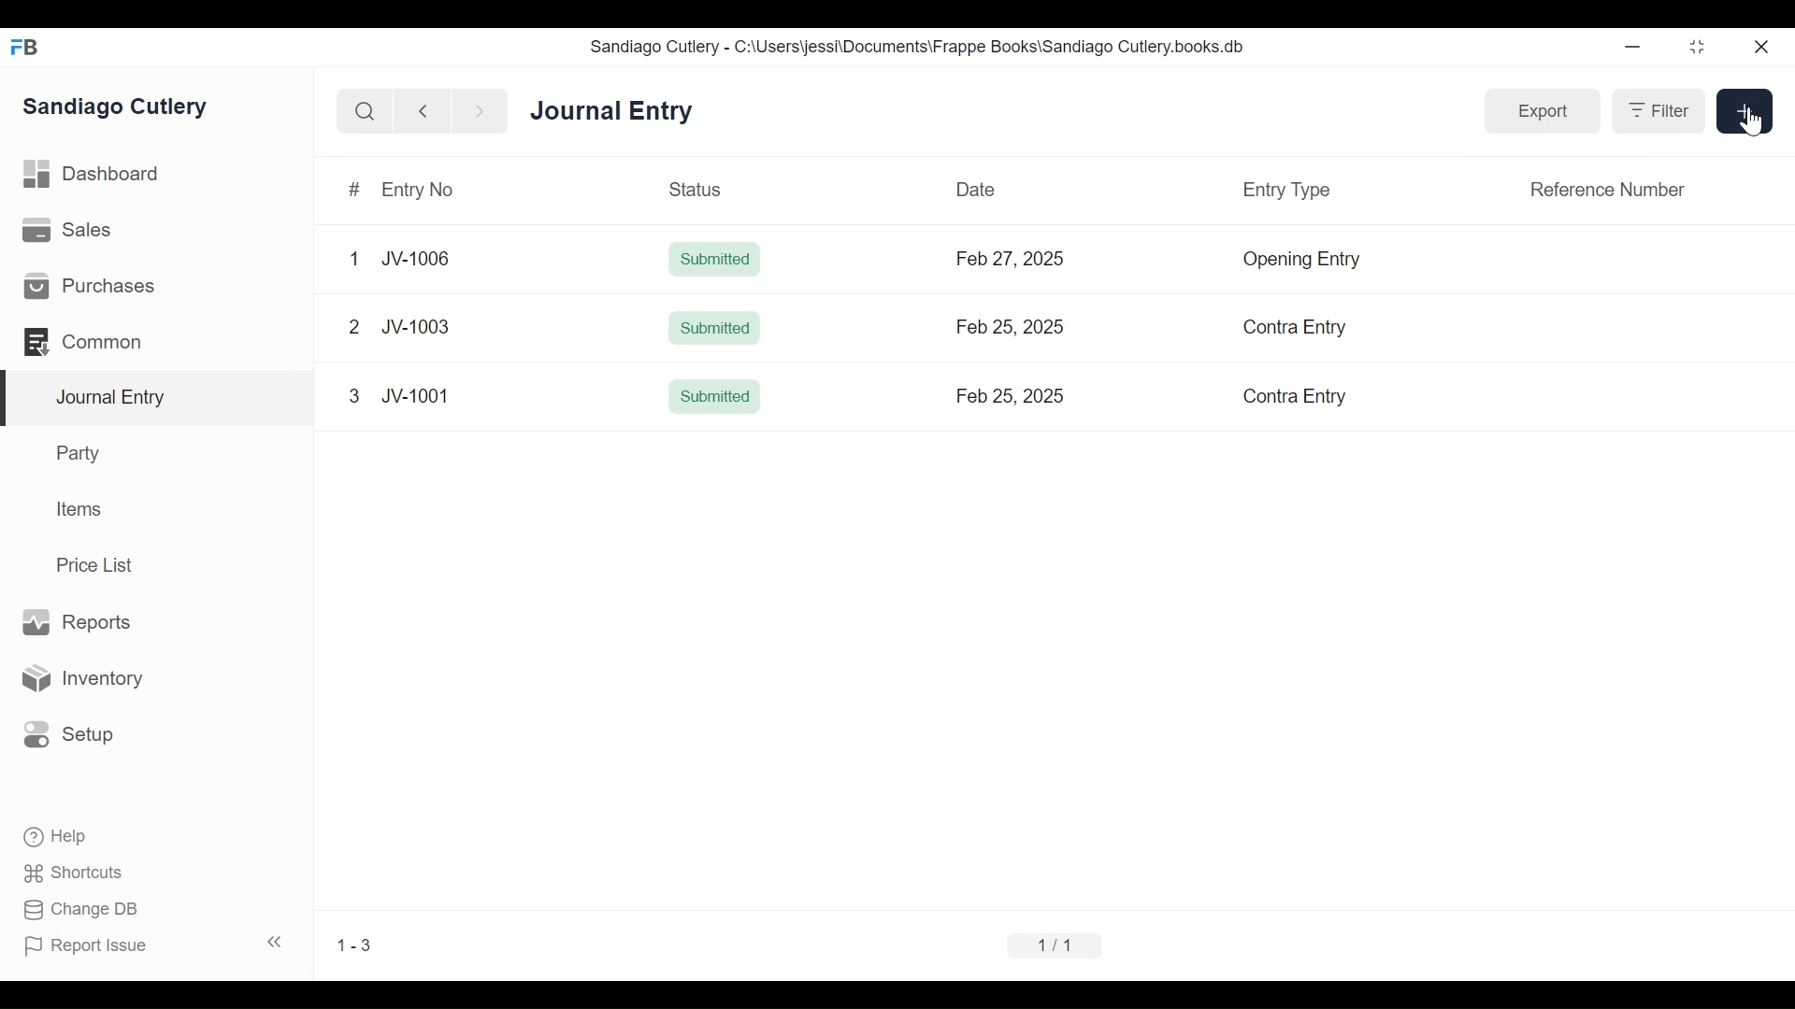  I want to click on minimize, so click(1699, 46).